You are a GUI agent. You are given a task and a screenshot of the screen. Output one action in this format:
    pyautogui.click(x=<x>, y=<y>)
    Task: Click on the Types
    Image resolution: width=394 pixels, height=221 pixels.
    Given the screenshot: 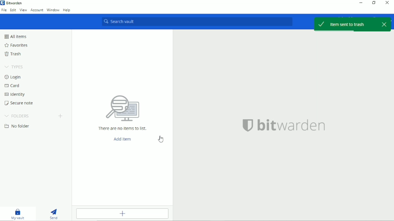 What is the action you would take?
    pyautogui.click(x=14, y=67)
    